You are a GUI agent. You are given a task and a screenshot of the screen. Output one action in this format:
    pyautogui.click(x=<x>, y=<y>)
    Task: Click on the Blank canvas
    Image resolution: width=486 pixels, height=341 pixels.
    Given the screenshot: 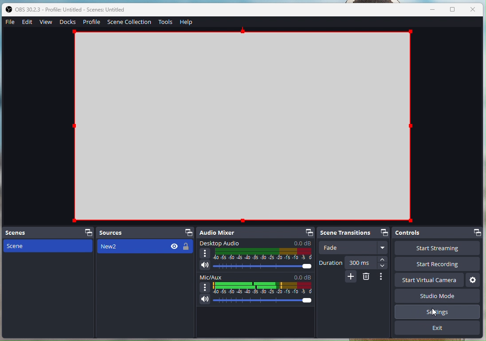 What is the action you would take?
    pyautogui.click(x=247, y=126)
    